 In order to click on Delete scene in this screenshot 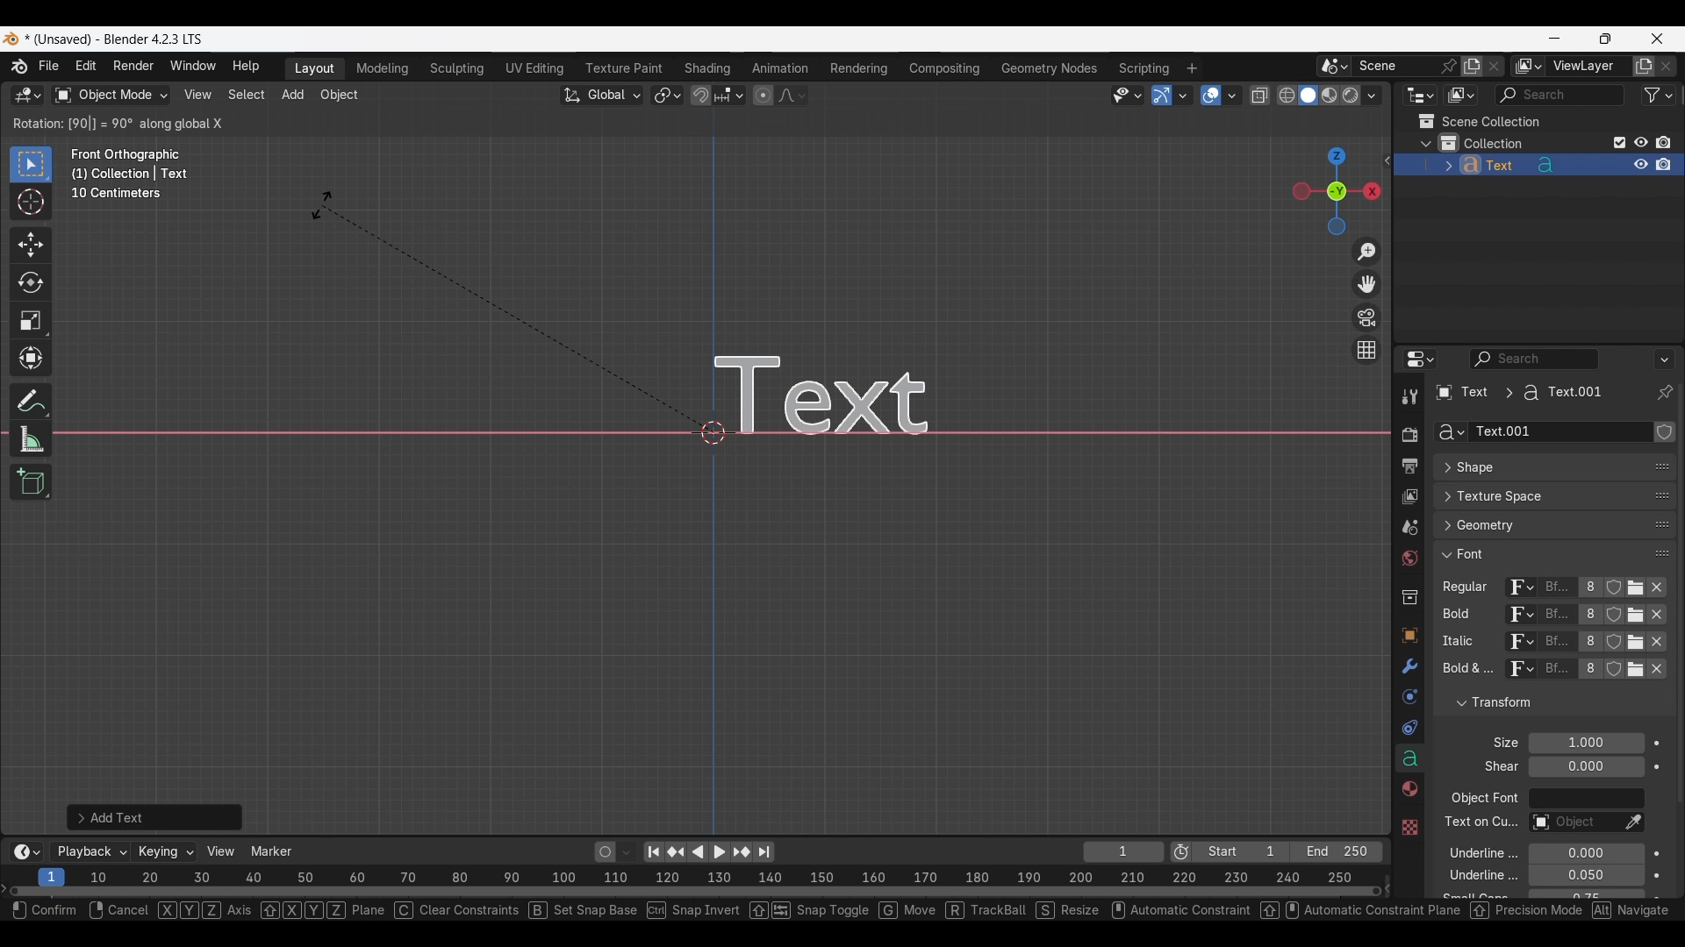, I will do `click(1494, 67)`.